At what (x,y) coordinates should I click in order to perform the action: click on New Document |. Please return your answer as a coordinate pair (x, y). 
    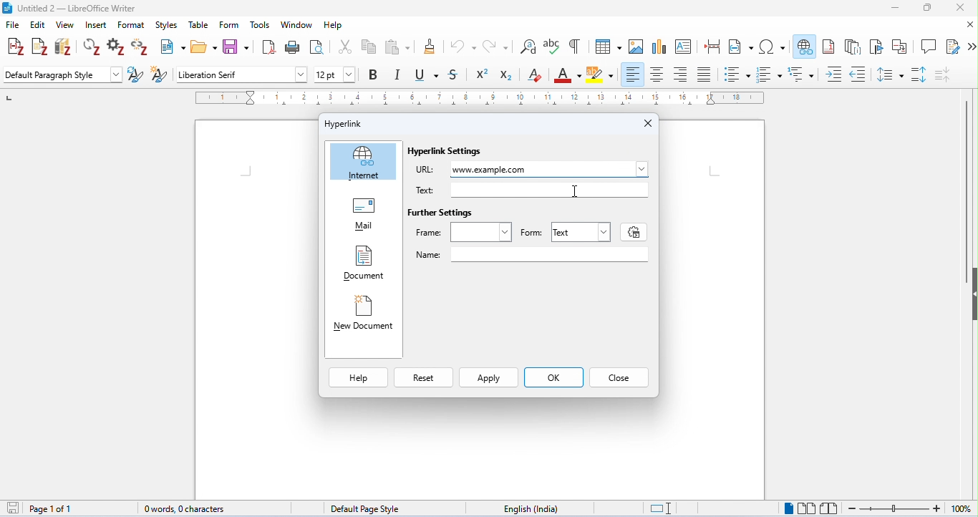
    Looking at the image, I should click on (365, 314).